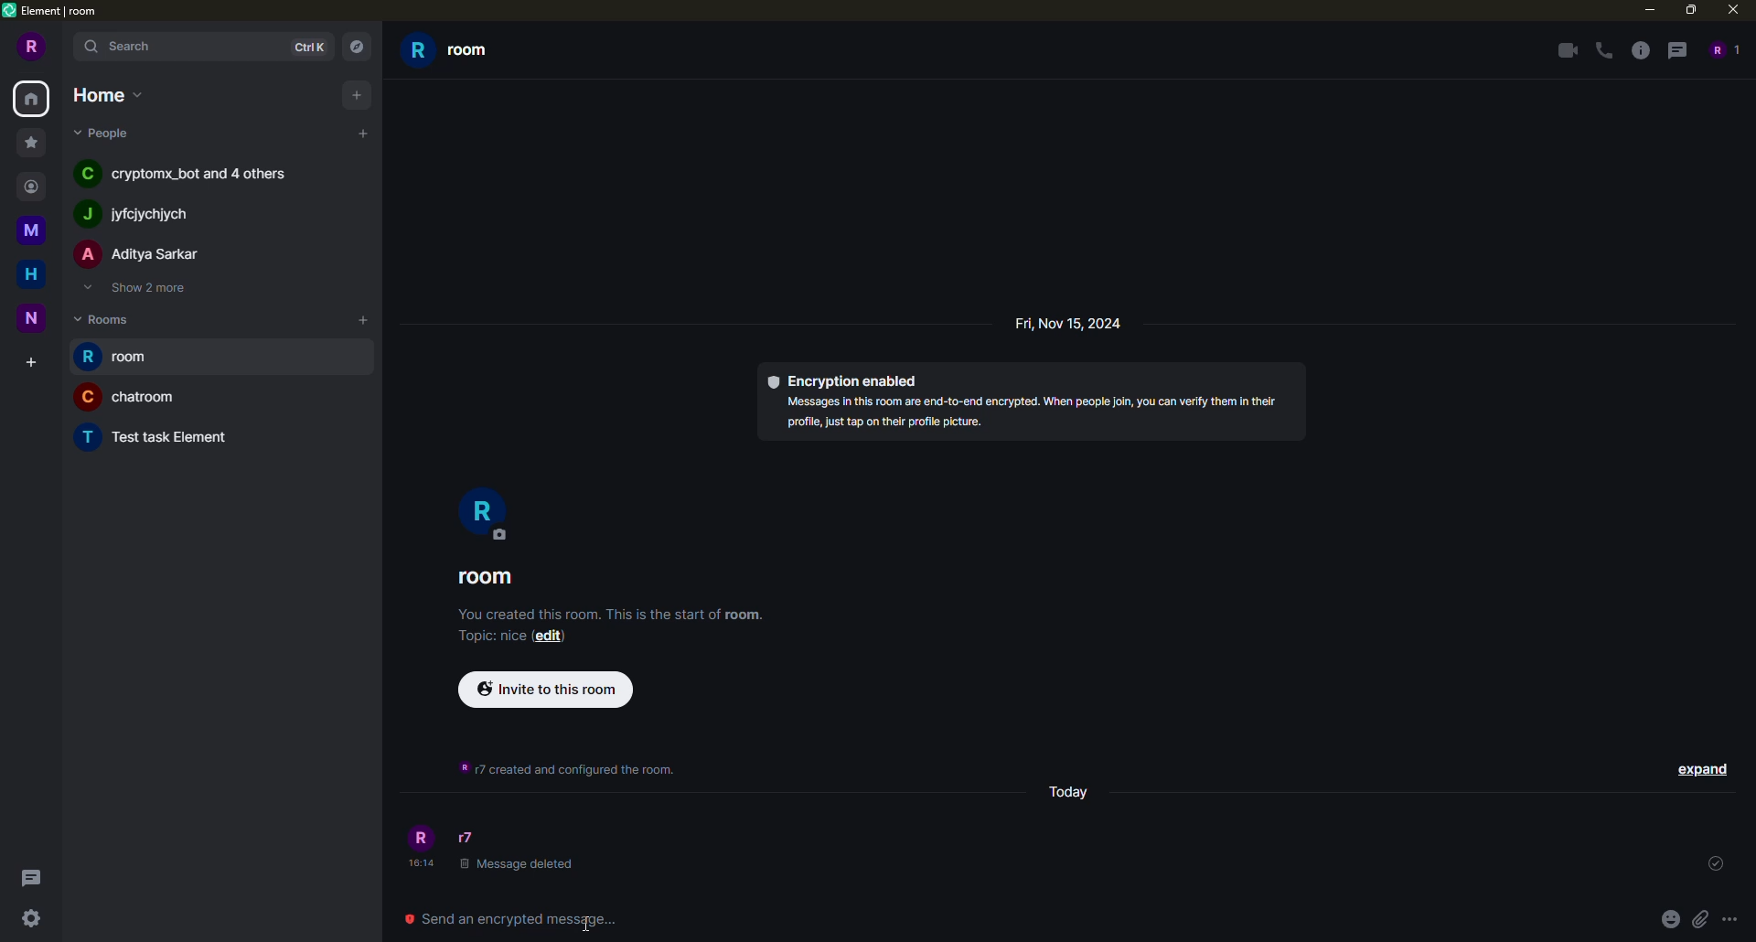 The height and width of the screenshot is (942, 1756). I want to click on minimize, so click(1646, 10).